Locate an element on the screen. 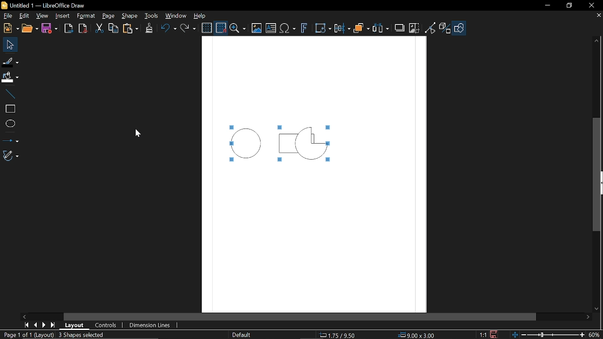 Image resolution: width=603 pixels, height=339 pixels. Lines and arrows is located at coordinates (10, 140).